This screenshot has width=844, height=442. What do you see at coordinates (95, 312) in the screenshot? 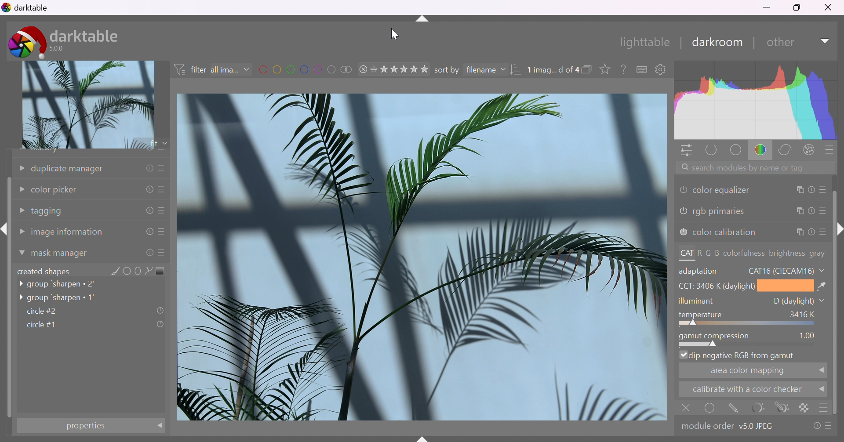
I see `circle#2` at bounding box center [95, 312].